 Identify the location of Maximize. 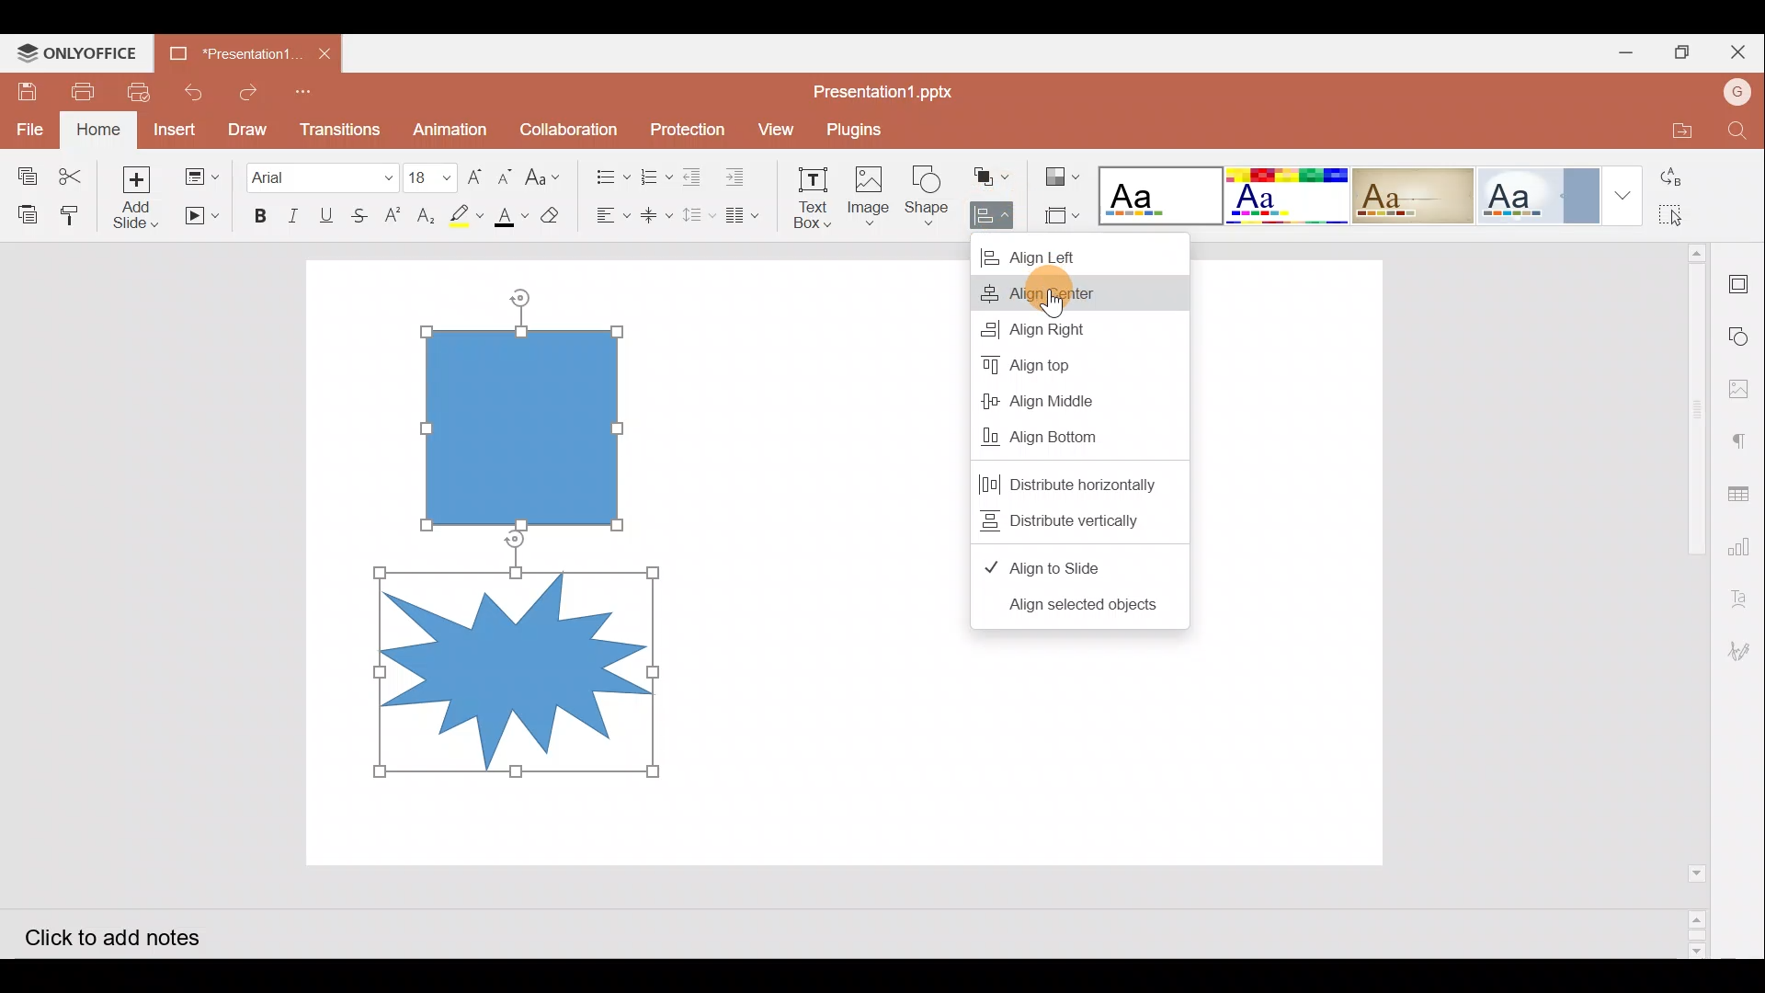
(1686, 51).